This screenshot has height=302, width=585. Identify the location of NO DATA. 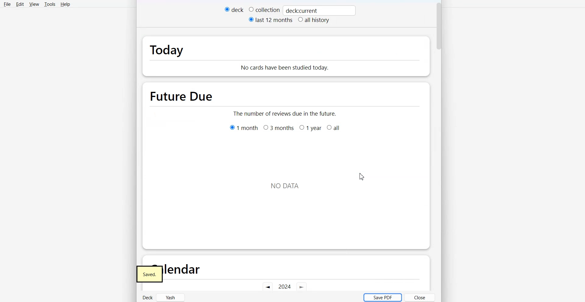
(285, 187).